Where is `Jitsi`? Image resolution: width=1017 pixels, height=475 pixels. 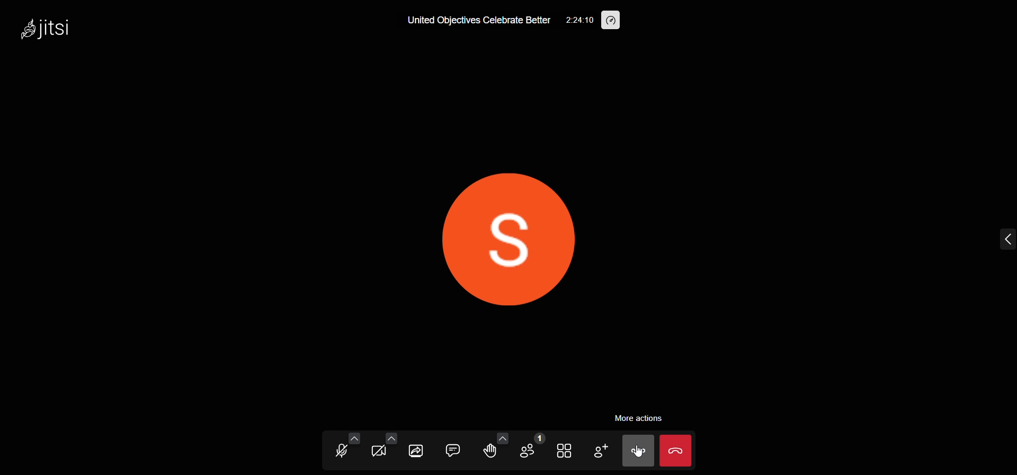 Jitsi is located at coordinates (51, 31).